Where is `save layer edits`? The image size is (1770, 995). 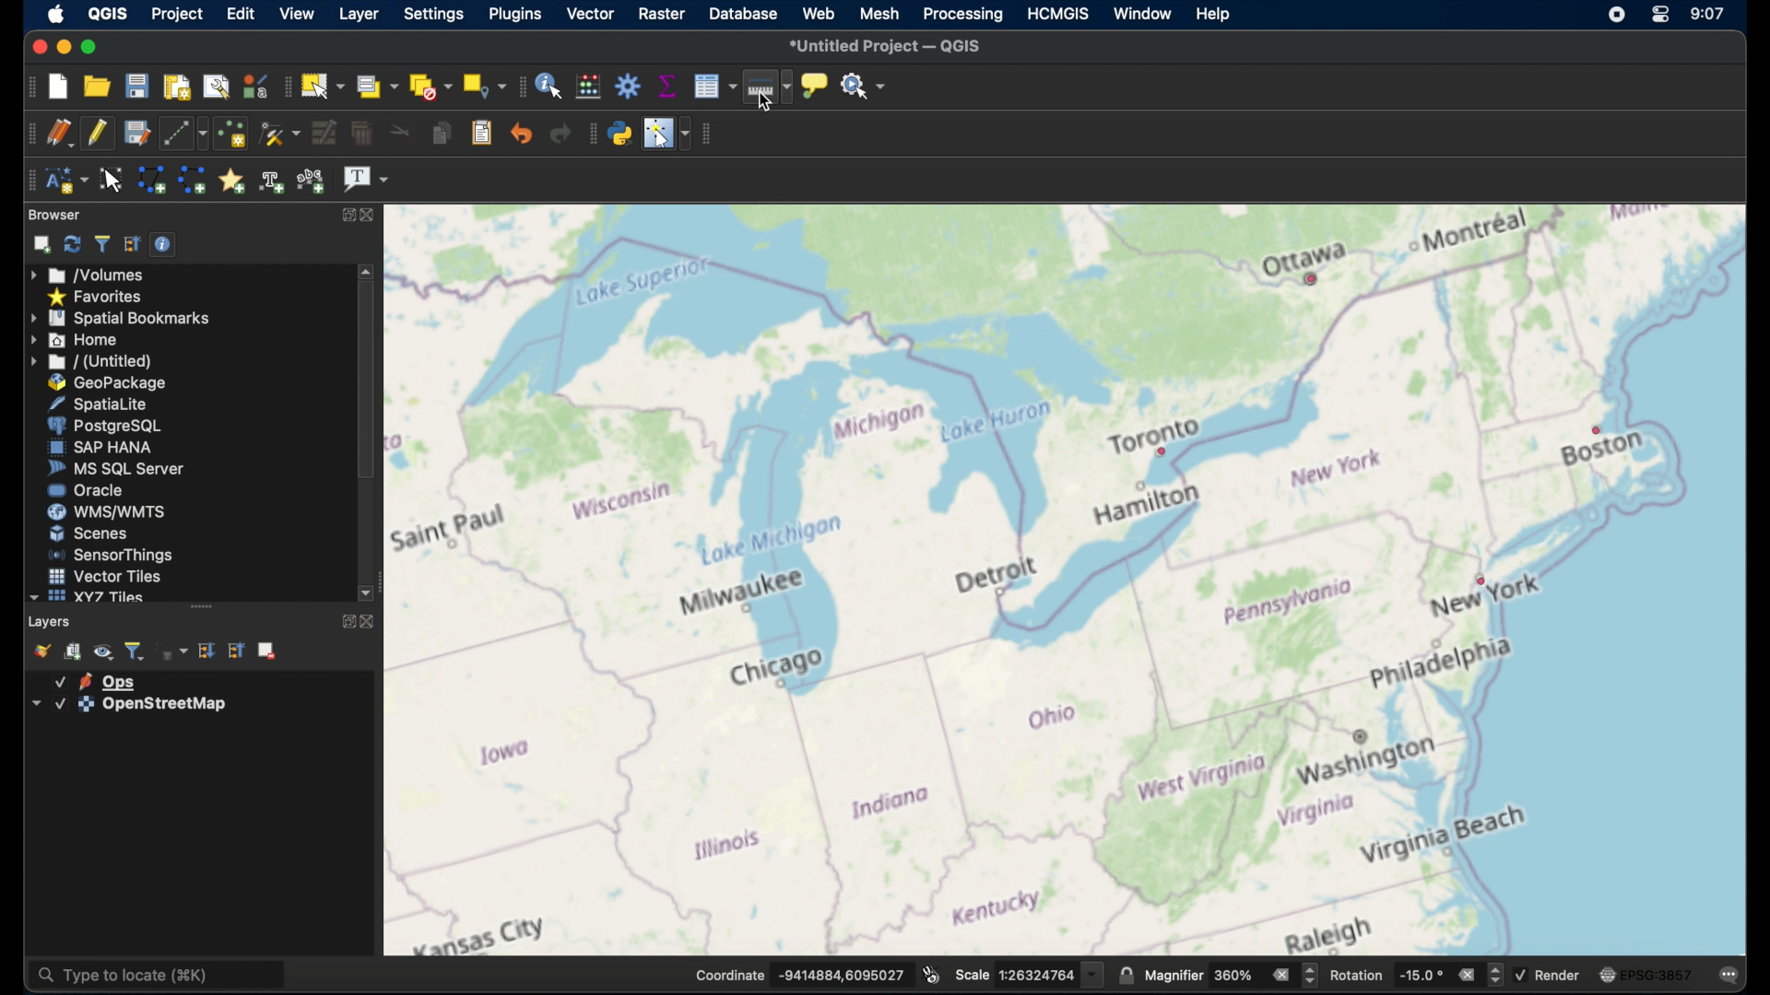 save layer edits is located at coordinates (136, 132).